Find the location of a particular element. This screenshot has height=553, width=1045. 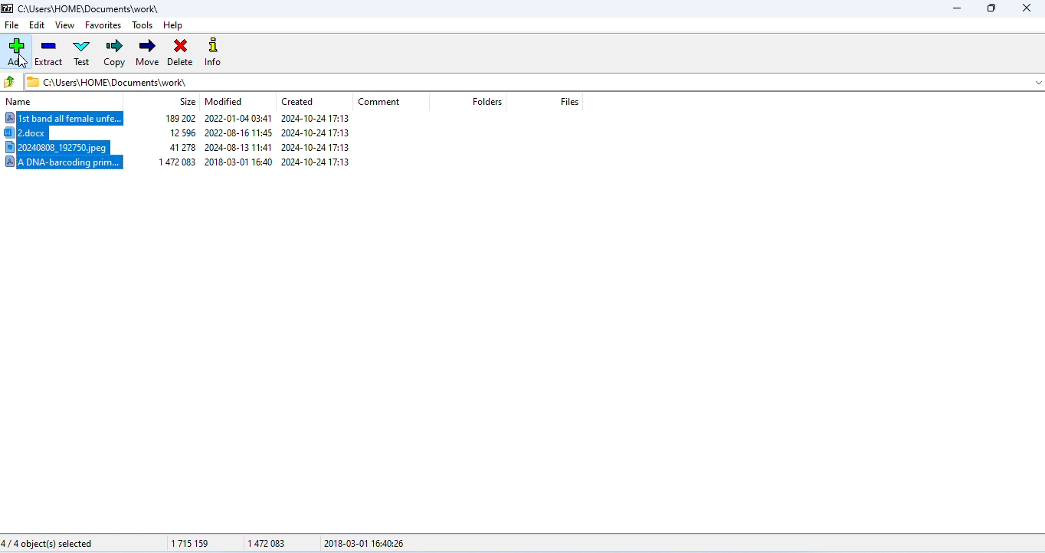

size is located at coordinates (187, 102).